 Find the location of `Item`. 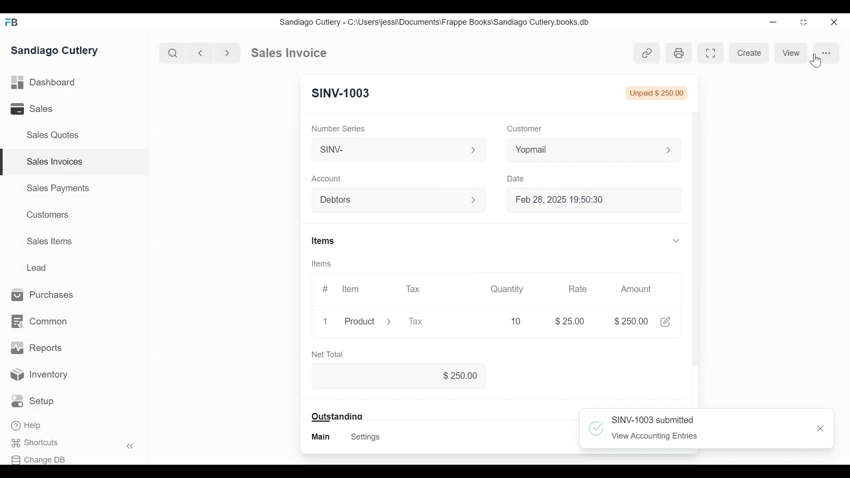

Item is located at coordinates (352, 290).